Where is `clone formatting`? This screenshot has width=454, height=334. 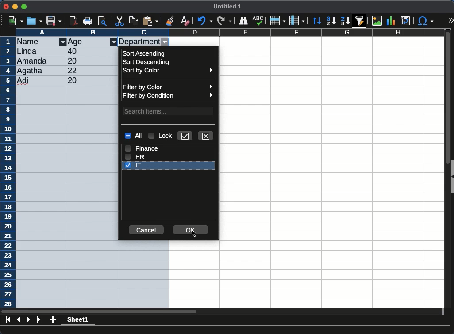
clone formatting is located at coordinates (171, 20).